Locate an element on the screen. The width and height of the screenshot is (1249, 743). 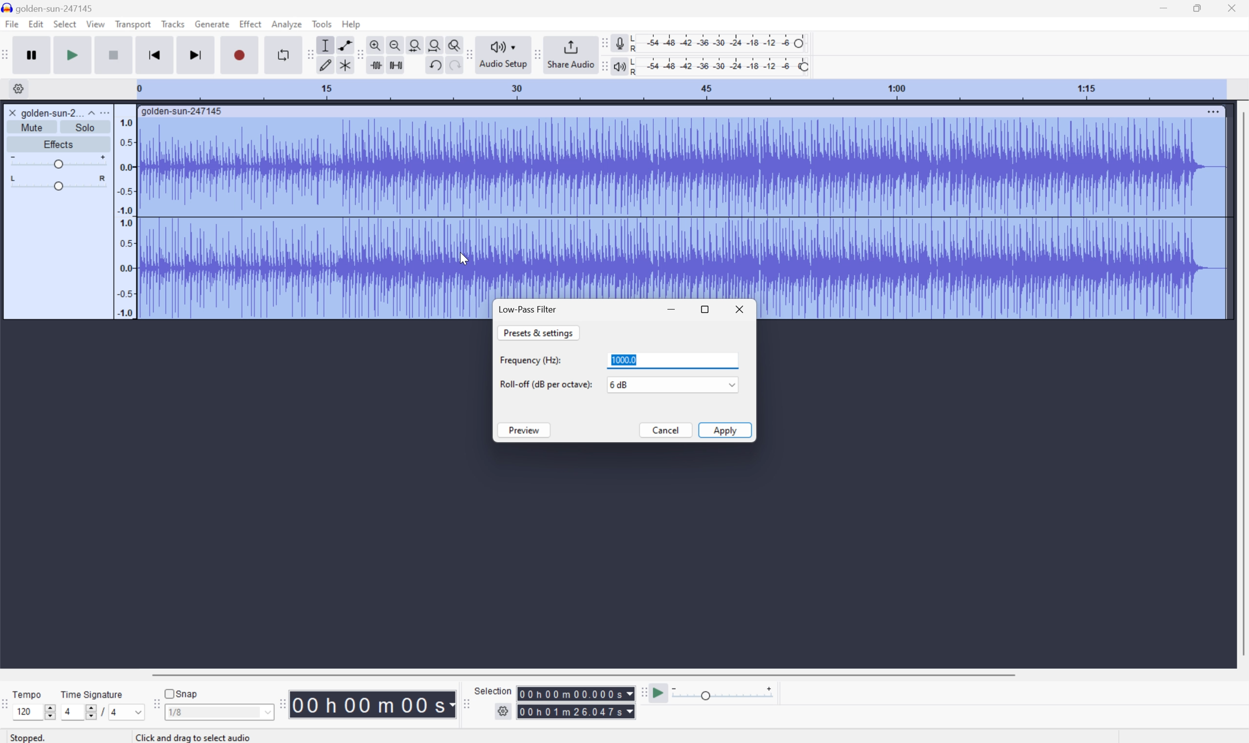
Snap is located at coordinates (181, 693).